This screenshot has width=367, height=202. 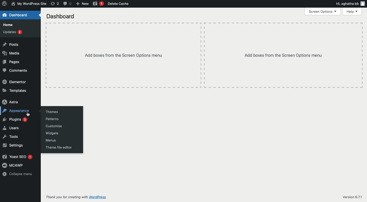 What do you see at coordinates (5, 3) in the screenshot?
I see `Logo` at bounding box center [5, 3].